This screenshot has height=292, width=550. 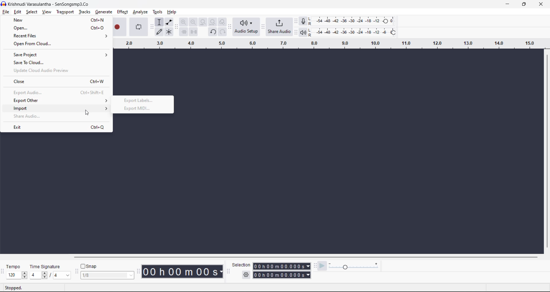 What do you see at coordinates (3, 4) in the screenshot?
I see `logo` at bounding box center [3, 4].